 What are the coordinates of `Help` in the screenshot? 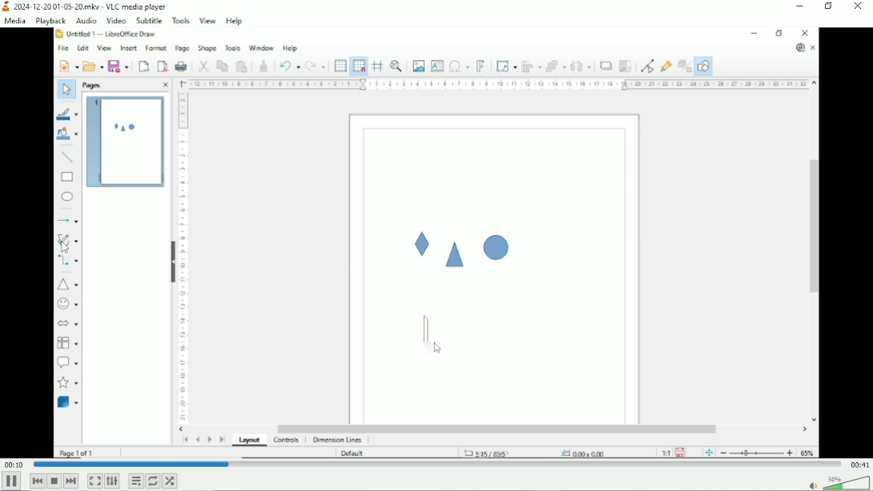 It's located at (234, 20).